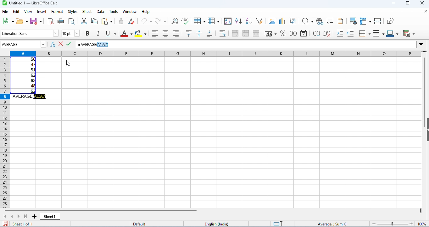  I want to click on sort asending, so click(238, 21).